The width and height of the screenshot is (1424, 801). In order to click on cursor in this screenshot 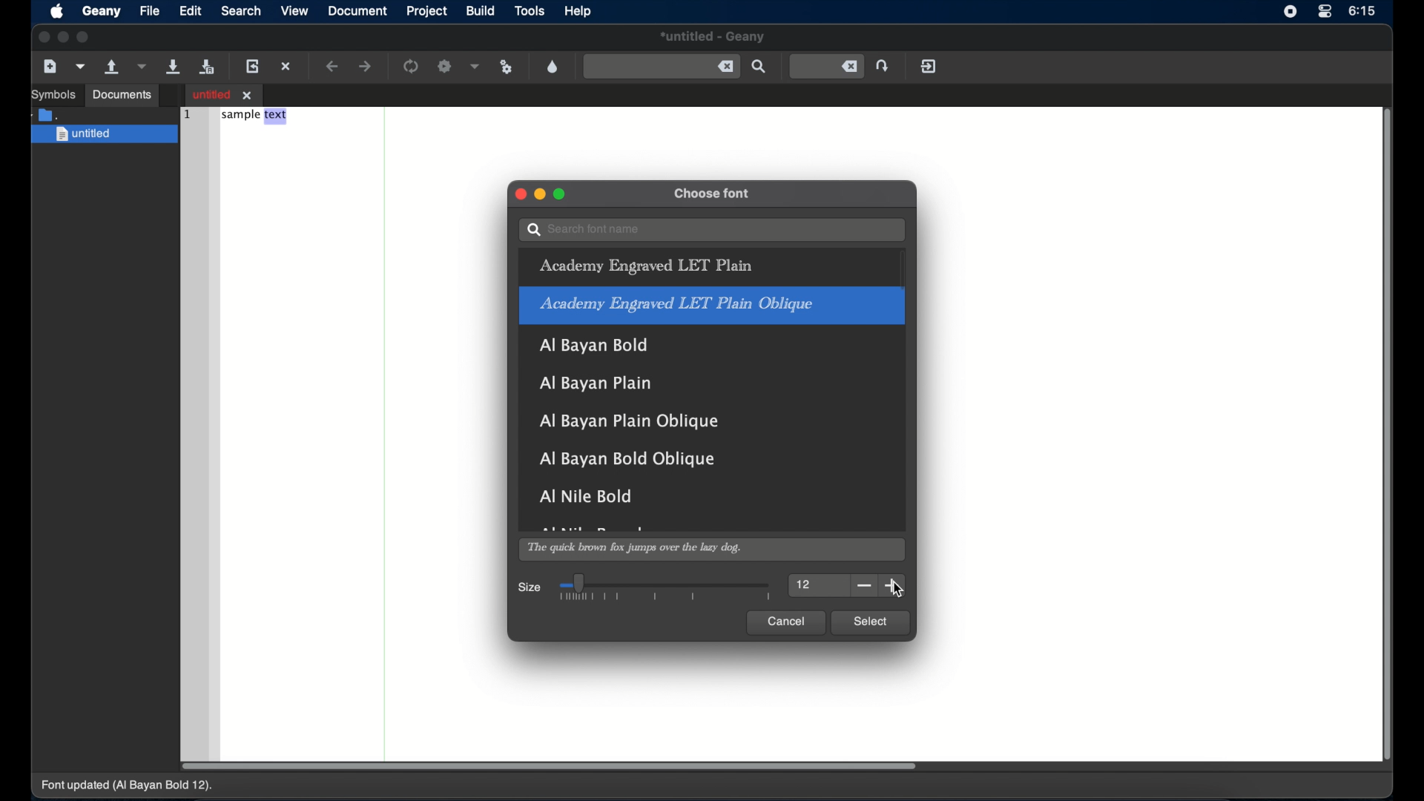, I will do `click(897, 590)`.